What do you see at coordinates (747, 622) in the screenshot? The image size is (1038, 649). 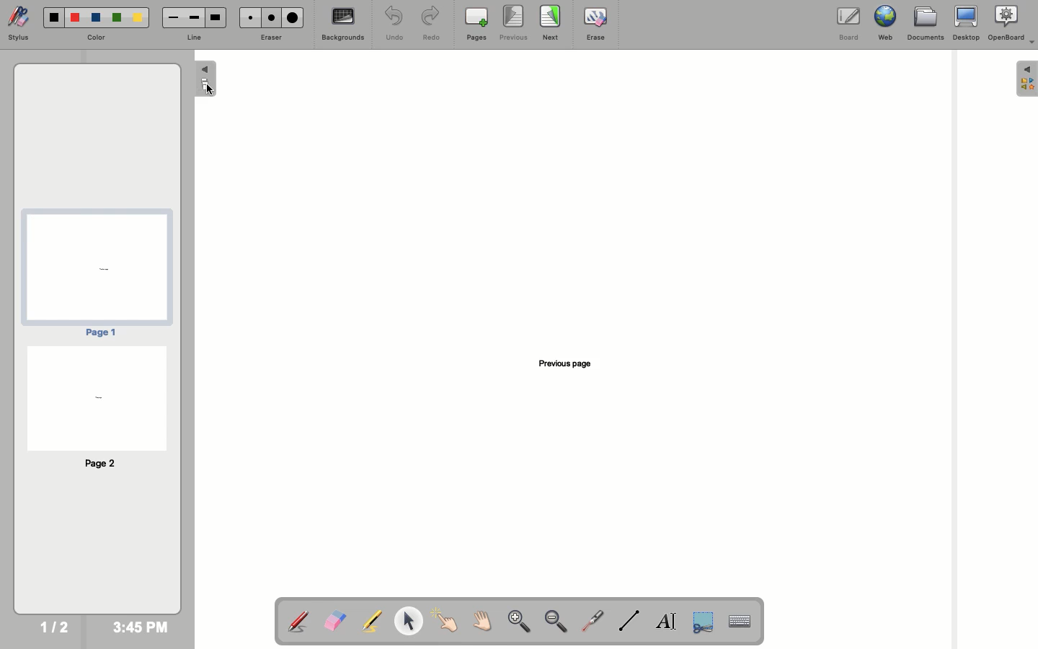 I see `Display virtual keyboard` at bounding box center [747, 622].